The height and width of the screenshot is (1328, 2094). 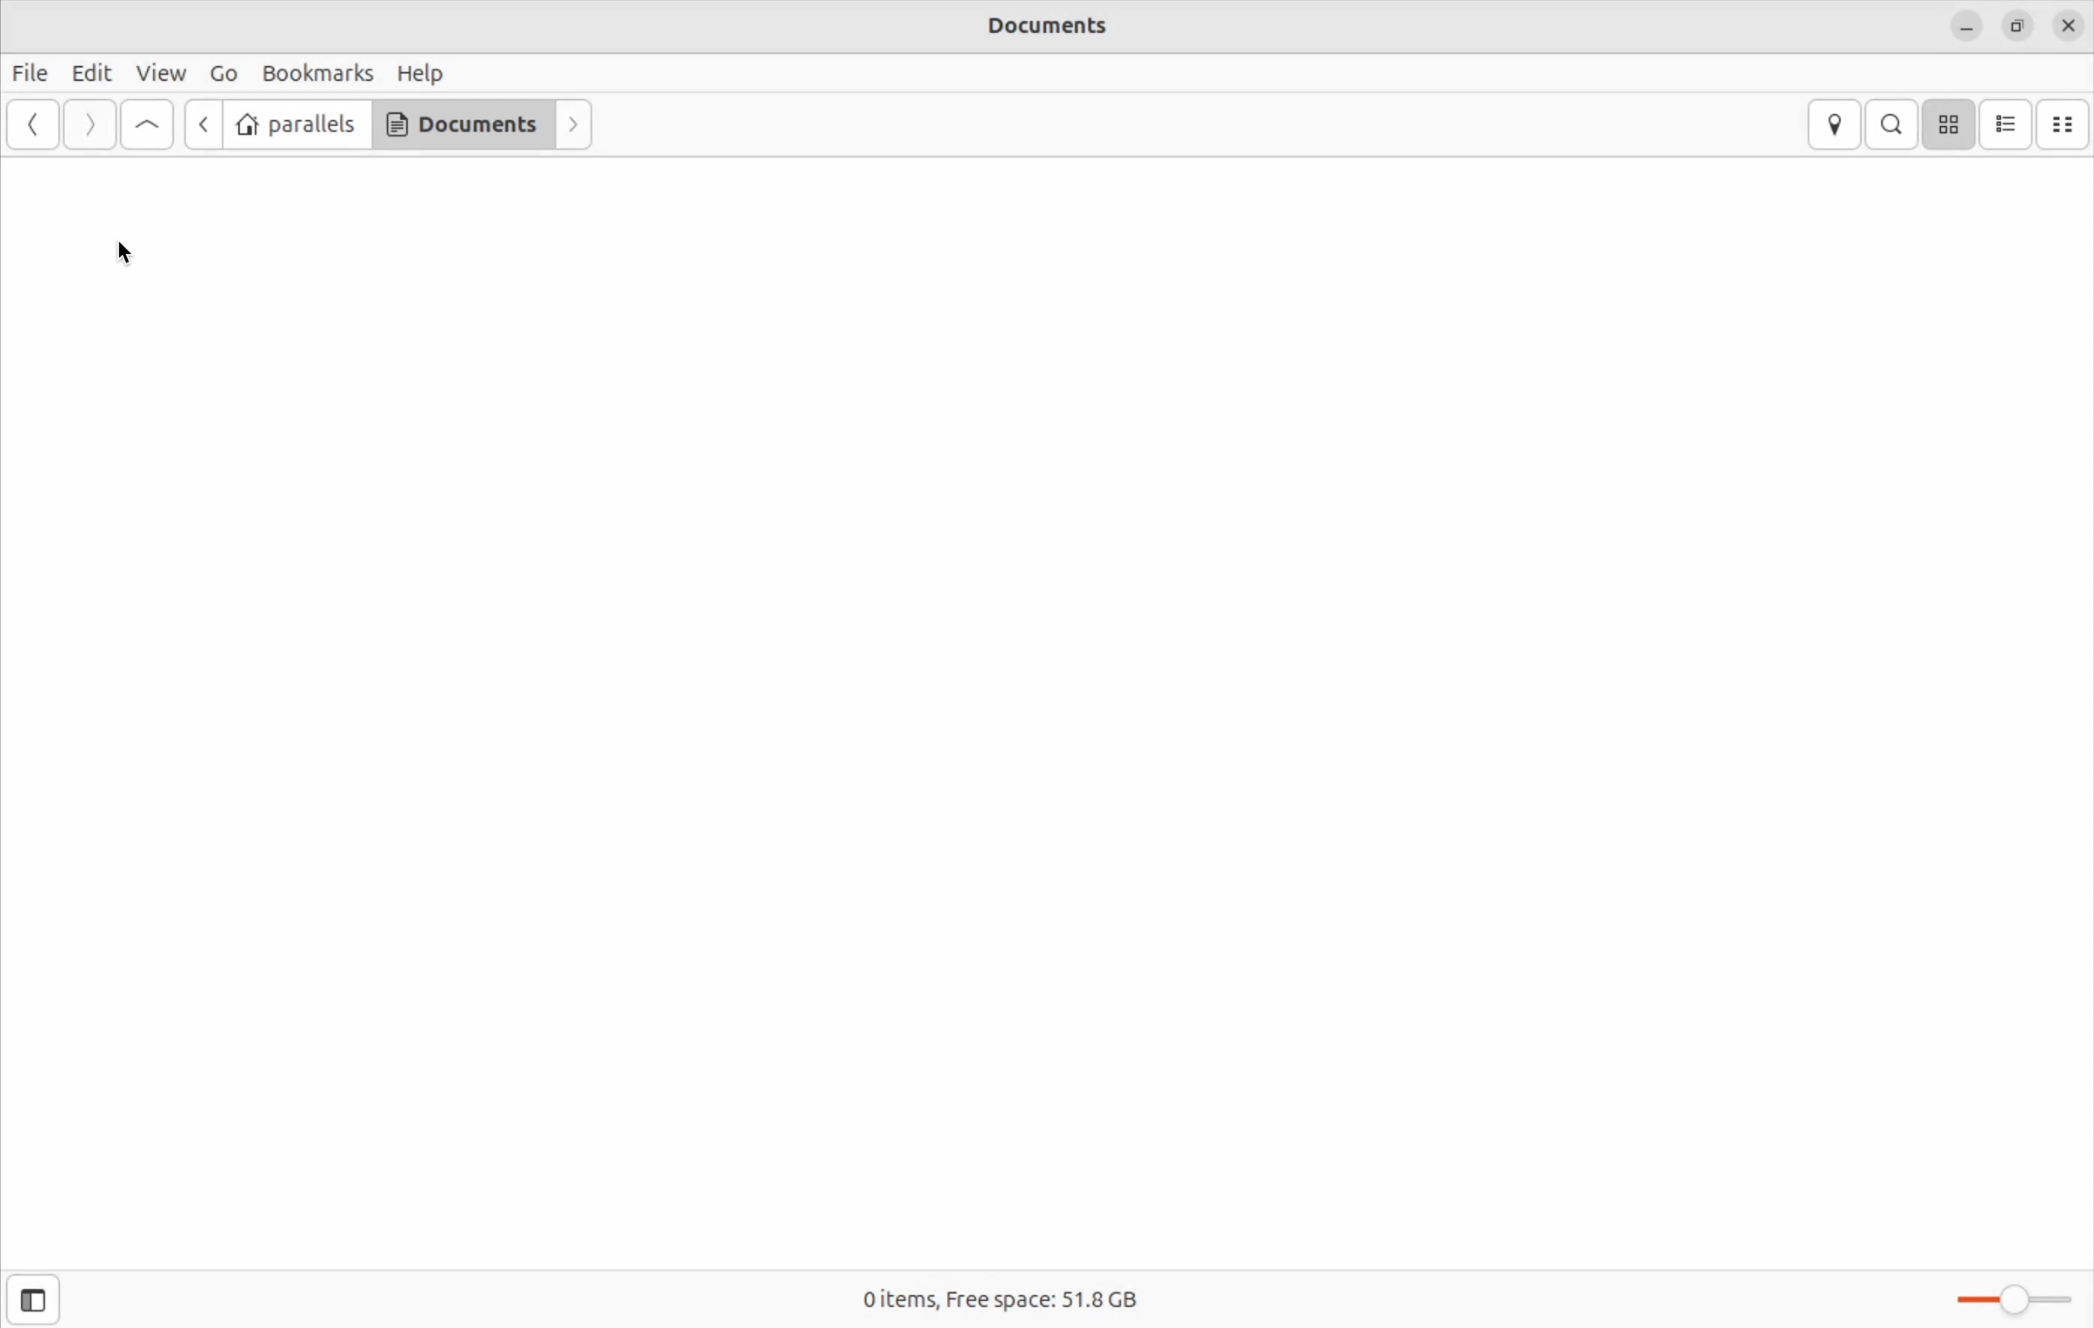 What do you see at coordinates (463, 127) in the screenshot?
I see `Documents` at bounding box center [463, 127].